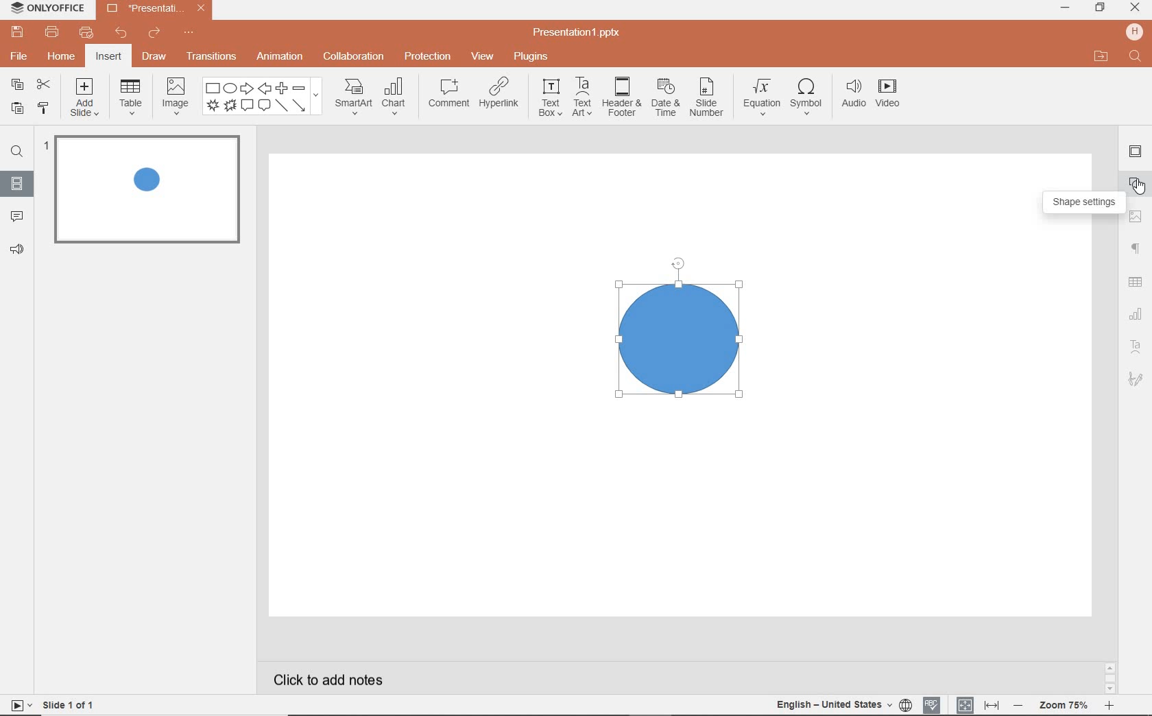 This screenshot has height=716, width=1152. Describe the element at coordinates (18, 56) in the screenshot. I see `file` at that location.